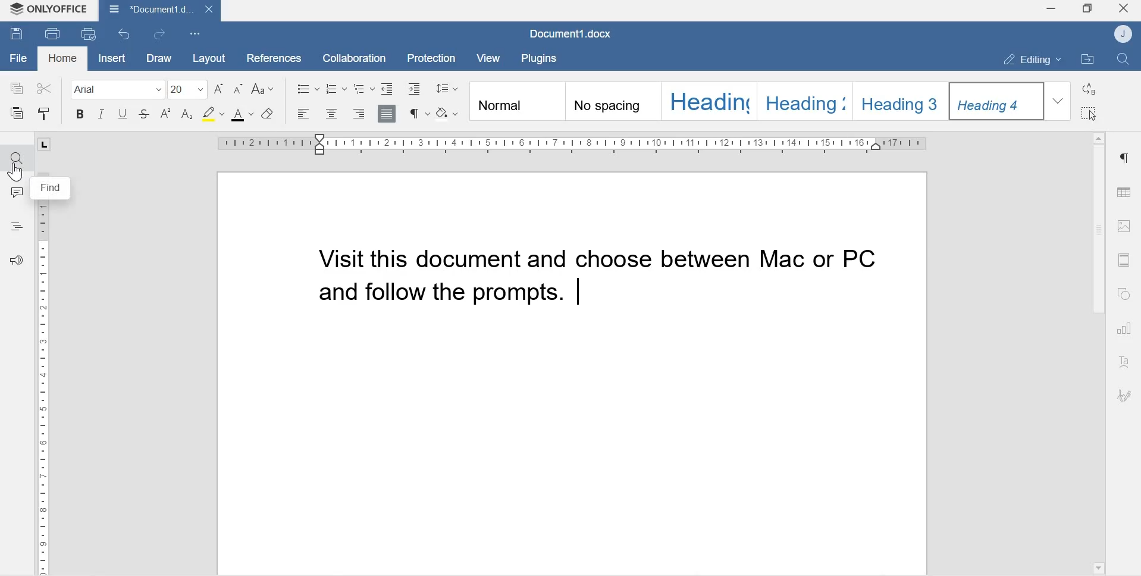  What do you see at coordinates (449, 112) in the screenshot?
I see `Shading` at bounding box center [449, 112].